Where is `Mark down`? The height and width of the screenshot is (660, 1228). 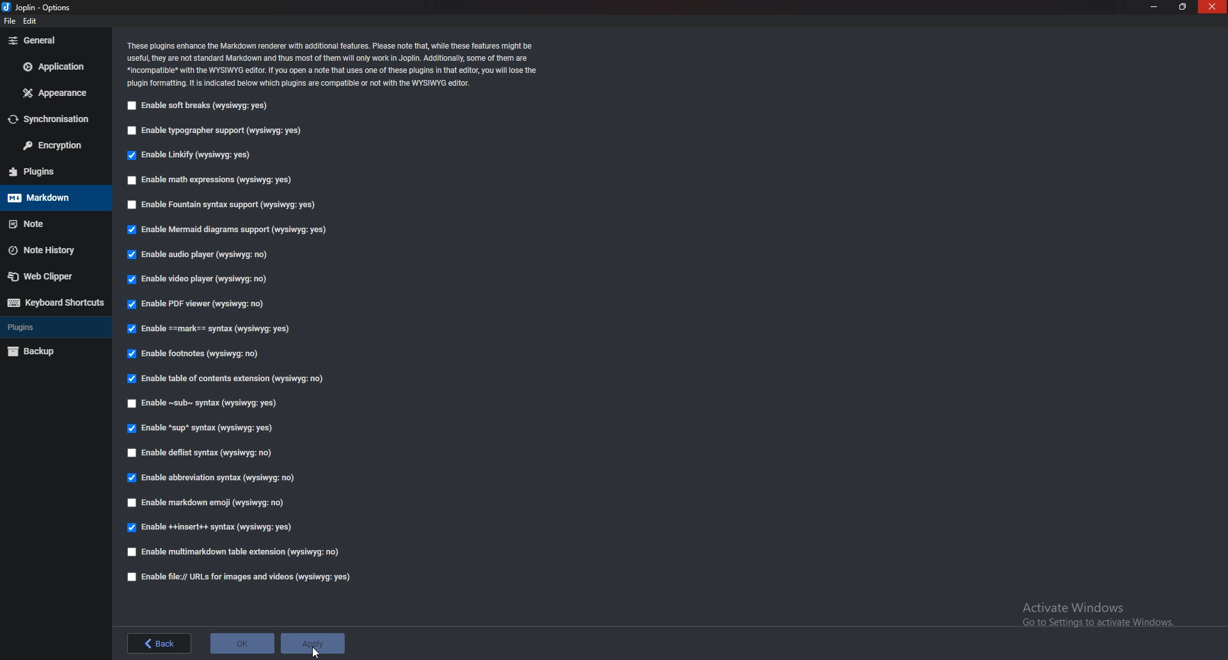
Mark down is located at coordinates (52, 198).